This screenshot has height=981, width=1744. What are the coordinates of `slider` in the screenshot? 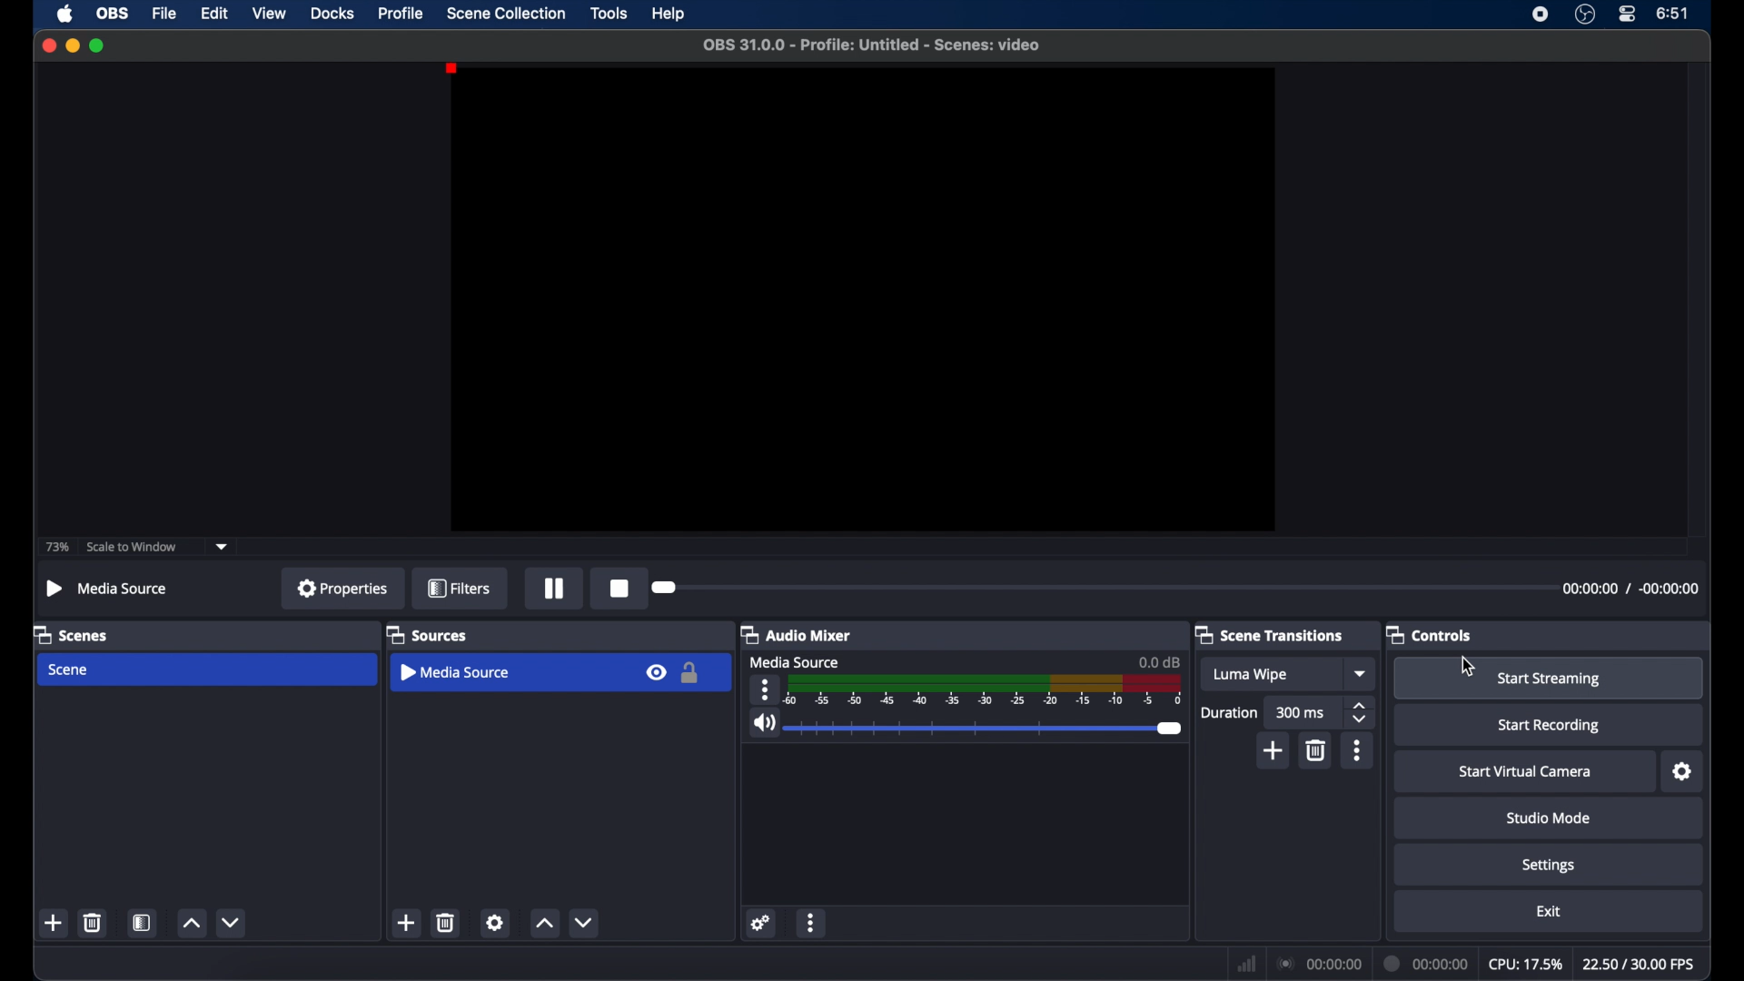 It's located at (667, 587).